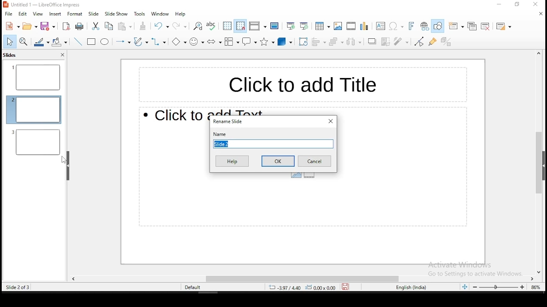 This screenshot has width=547, height=307. I want to click on file, so click(9, 14).